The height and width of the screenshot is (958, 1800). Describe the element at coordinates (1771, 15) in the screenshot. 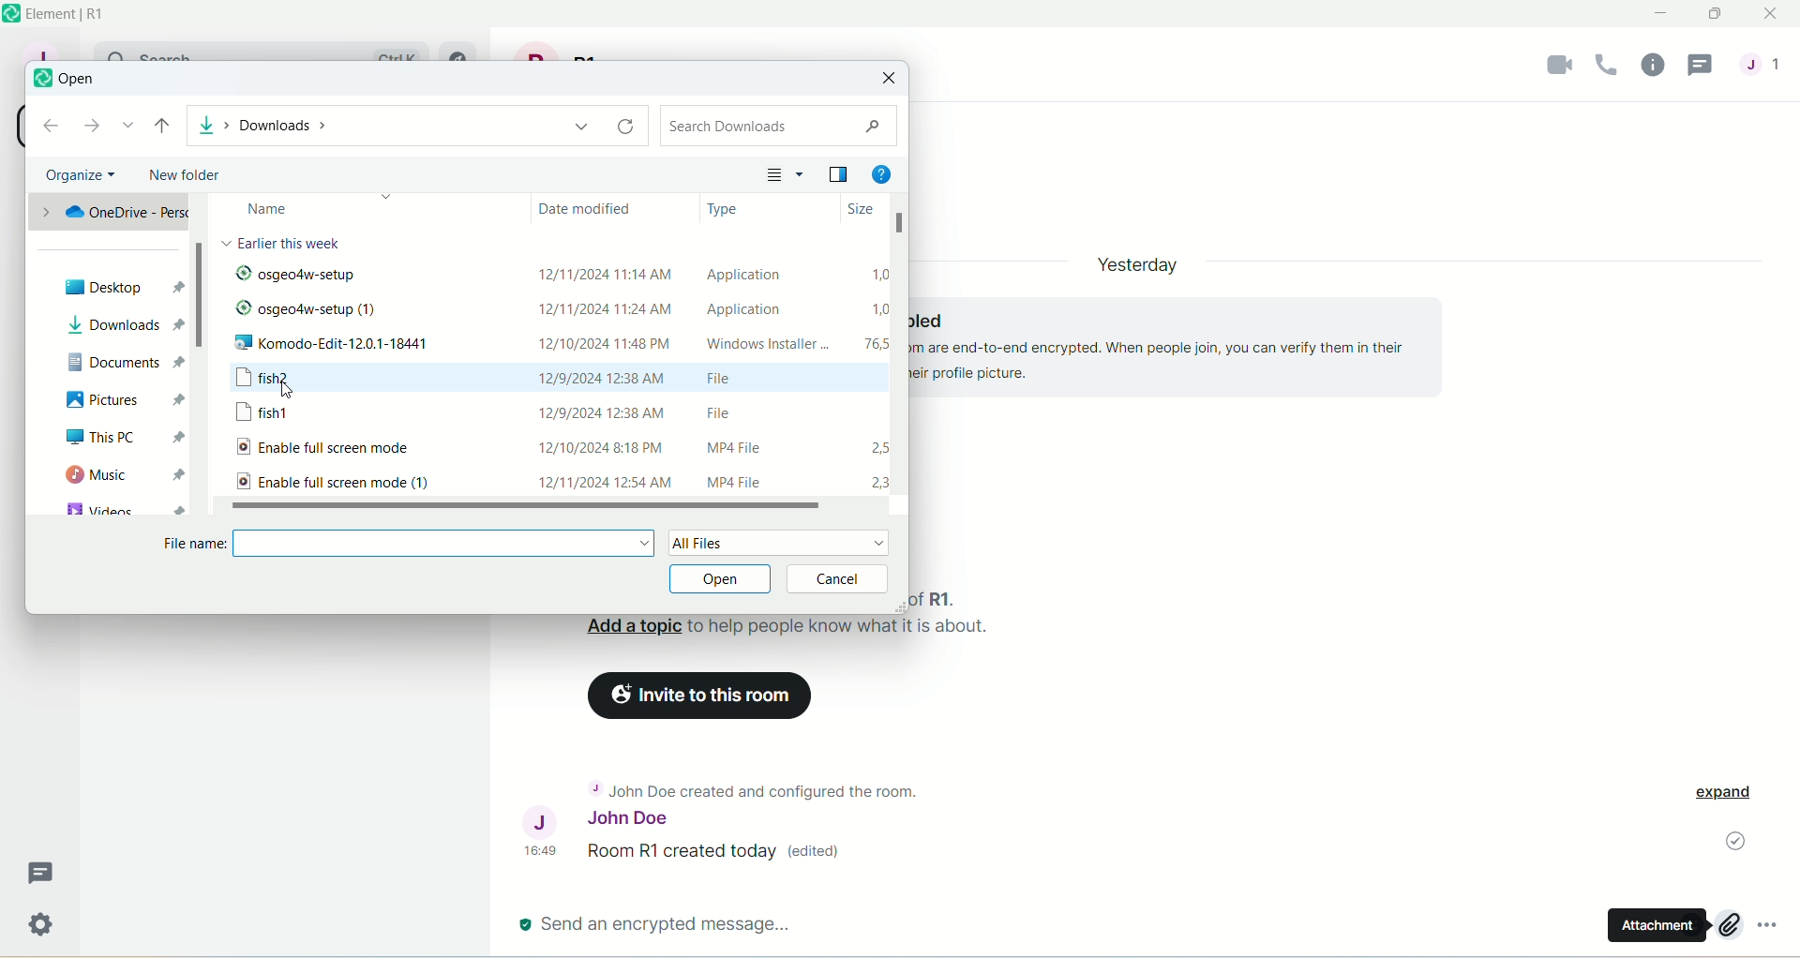

I see `close` at that location.